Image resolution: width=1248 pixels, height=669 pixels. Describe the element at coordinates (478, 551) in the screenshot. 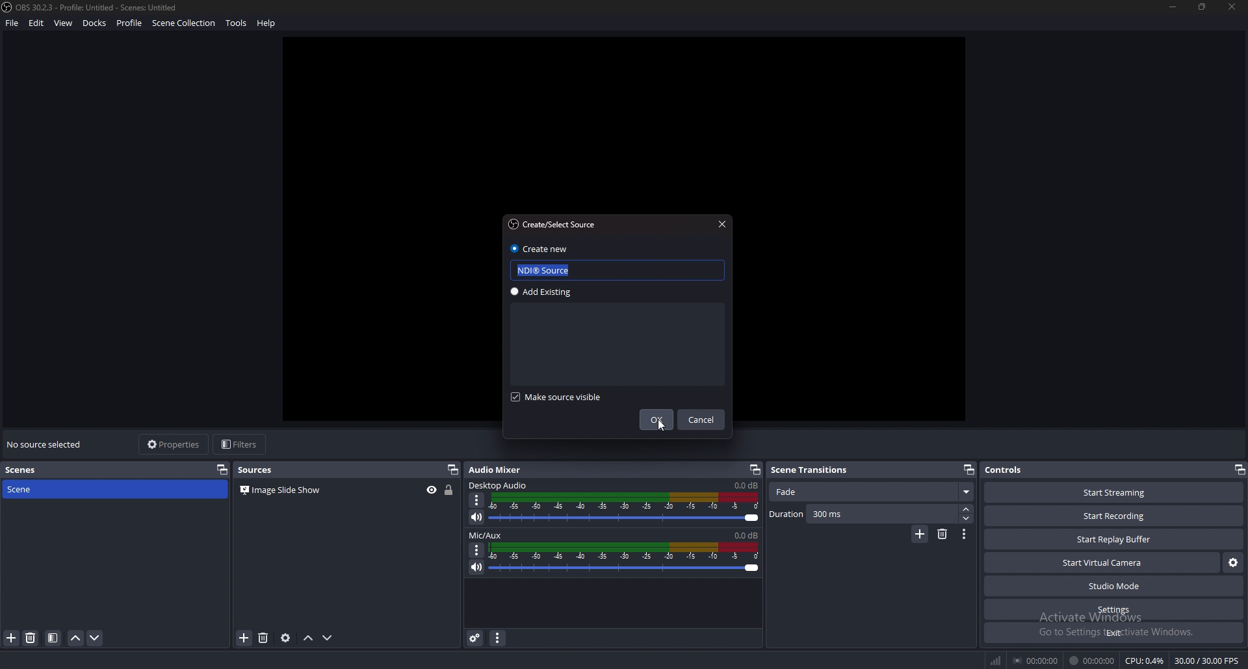

I see `options` at that location.